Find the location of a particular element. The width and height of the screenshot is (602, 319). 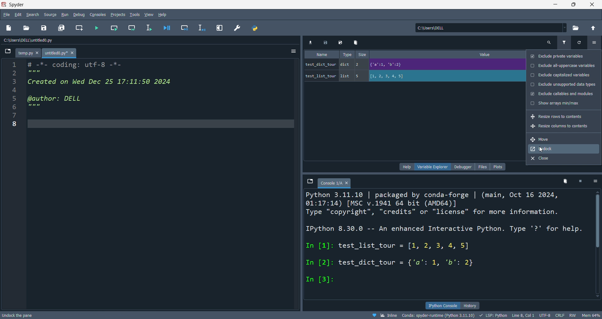

SPYDER is located at coordinates (18, 4).